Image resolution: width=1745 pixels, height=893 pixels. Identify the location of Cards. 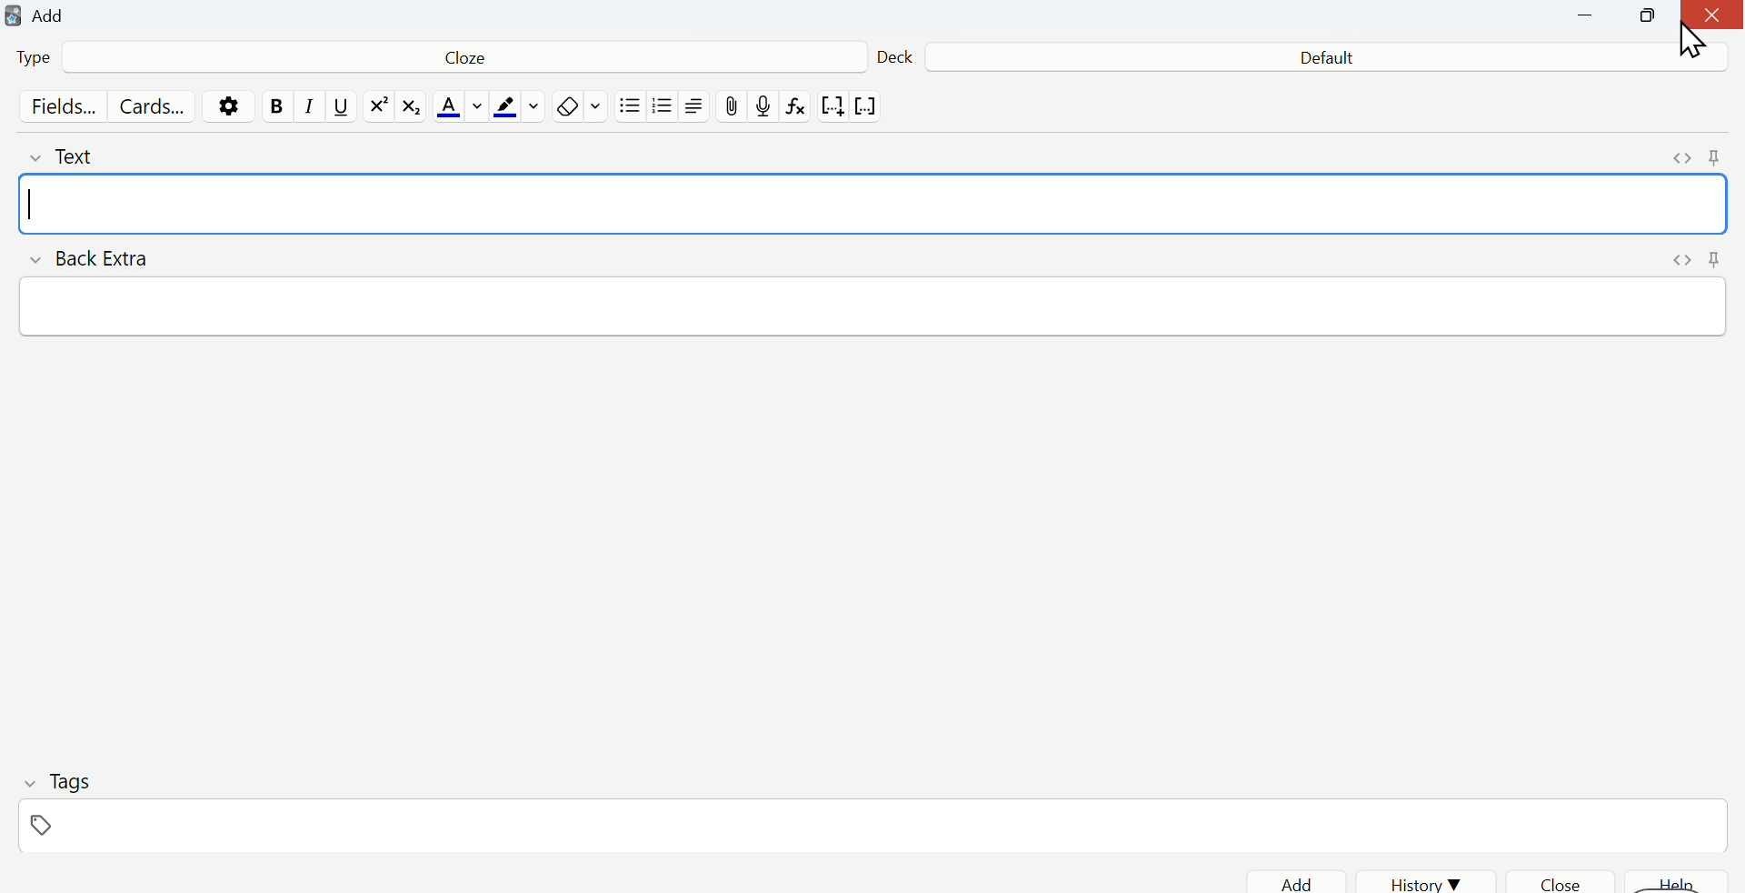
(154, 107).